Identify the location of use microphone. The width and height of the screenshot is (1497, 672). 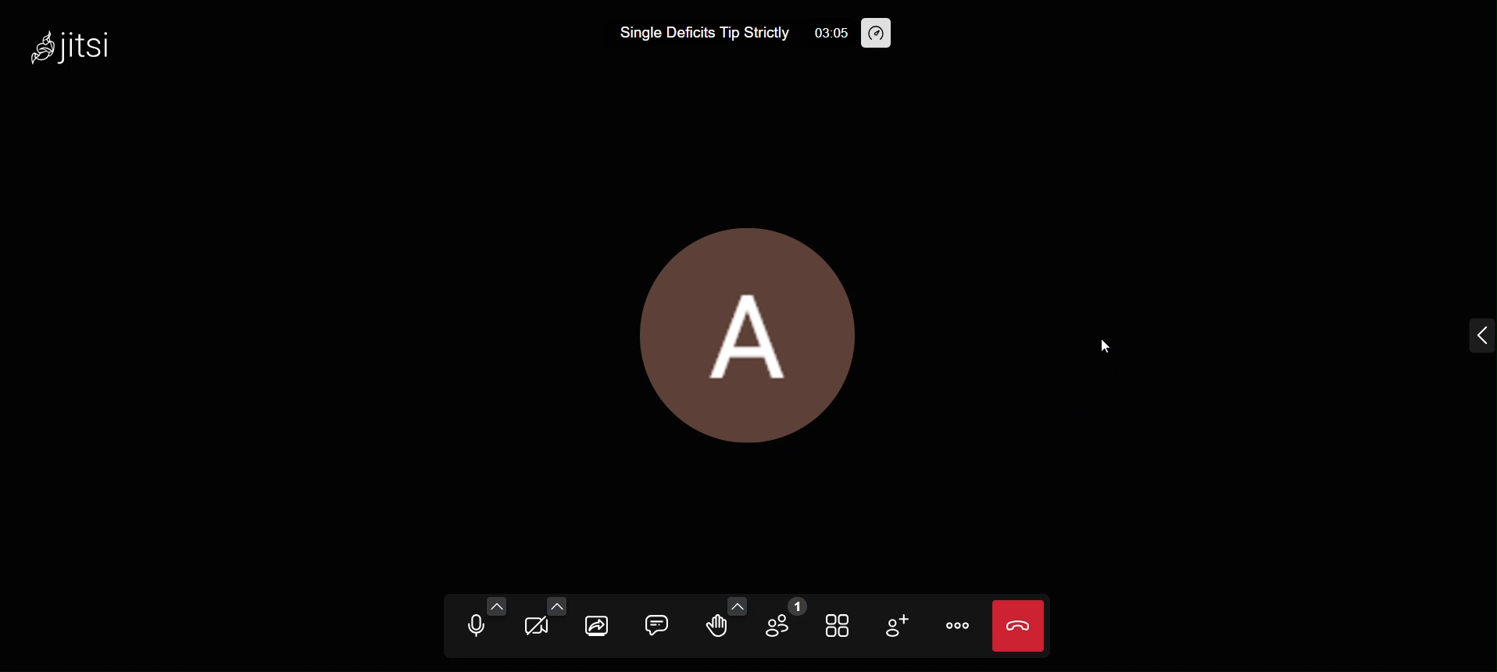
(471, 627).